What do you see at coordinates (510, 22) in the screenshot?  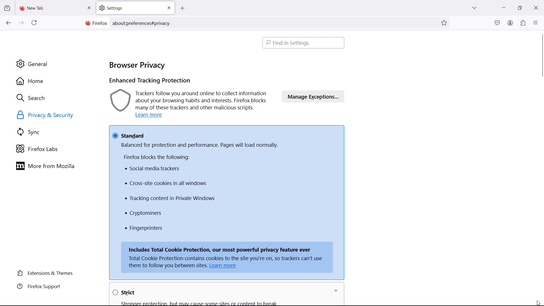 I see `account` at bounding box center [510, 22].